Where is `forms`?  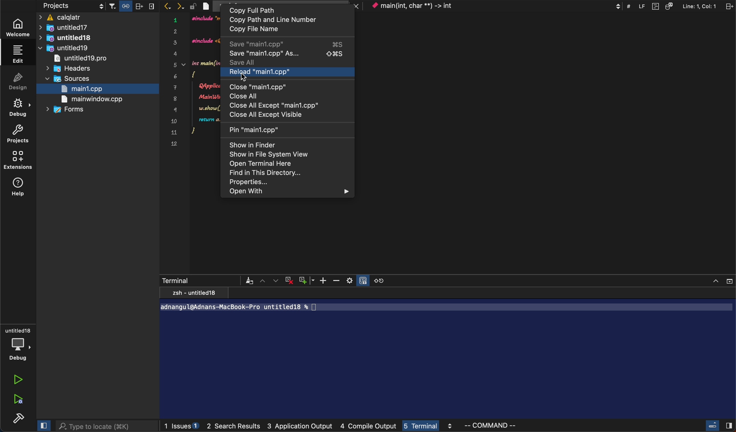 forms is located at coordinates (68, 111).